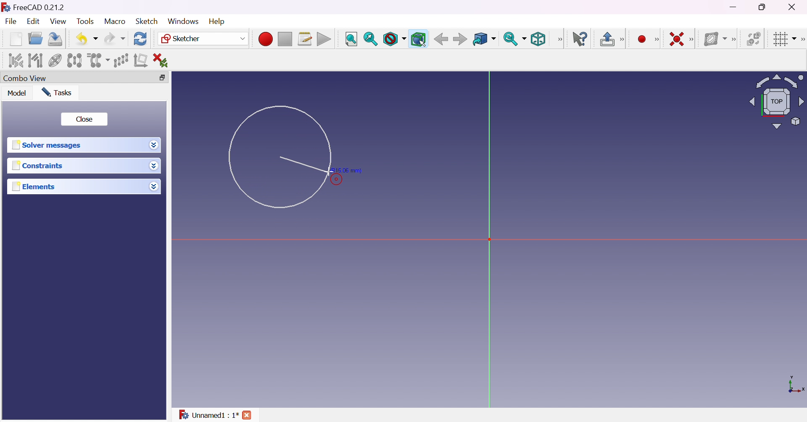 Image resolution: width=807 pixels, height=422 pixels. Describe the element at coordinates (16, 39) in the screenshot. I see `New` at that location.